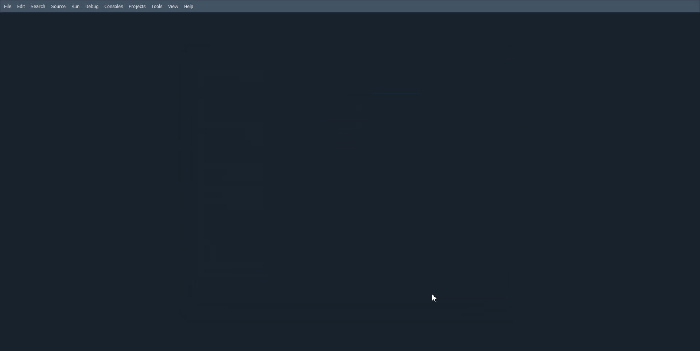 This screenshot has height=351, width=700. I want to click on Tools , so click(157, 6).